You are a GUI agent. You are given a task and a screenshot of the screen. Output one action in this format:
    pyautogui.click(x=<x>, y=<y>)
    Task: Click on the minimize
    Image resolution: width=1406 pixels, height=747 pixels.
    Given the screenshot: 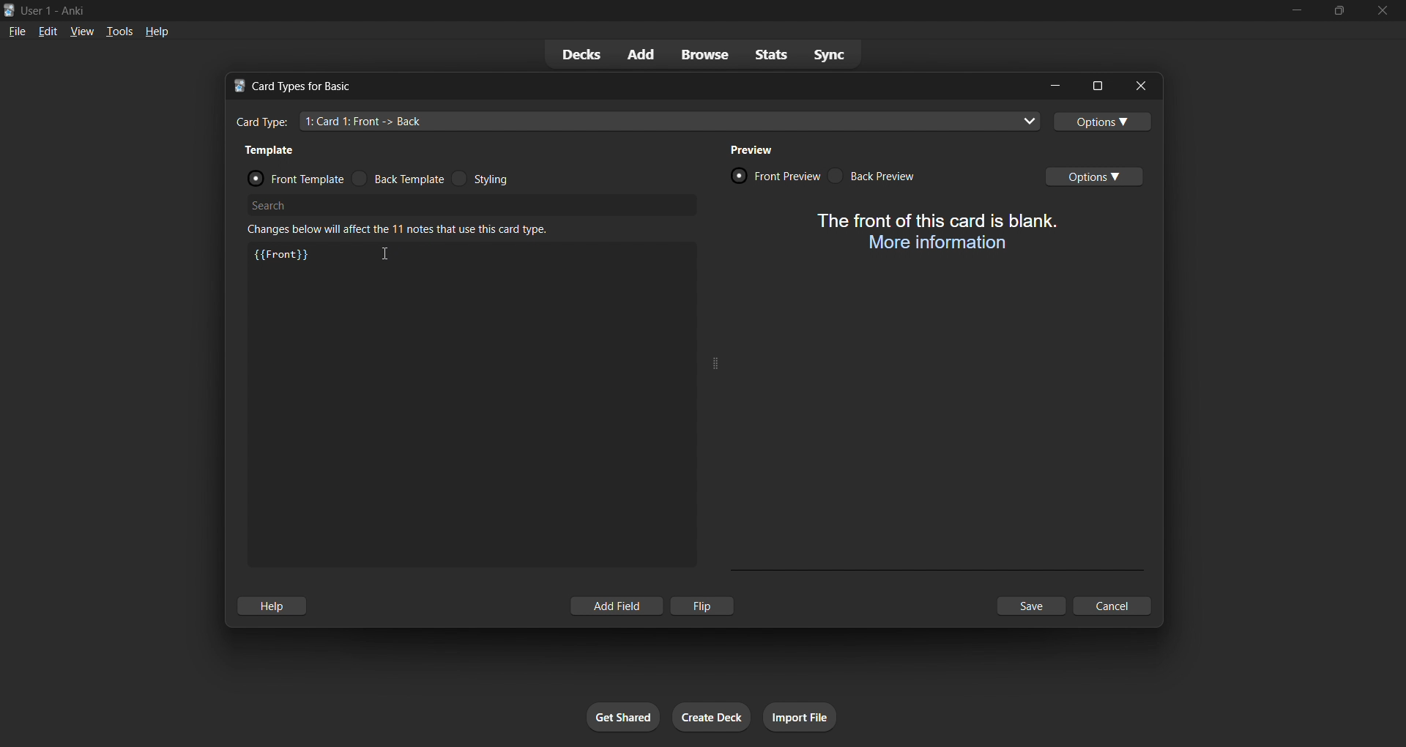 What is the action you would take?
    pyautogui.click(x=1287, y=11)
    